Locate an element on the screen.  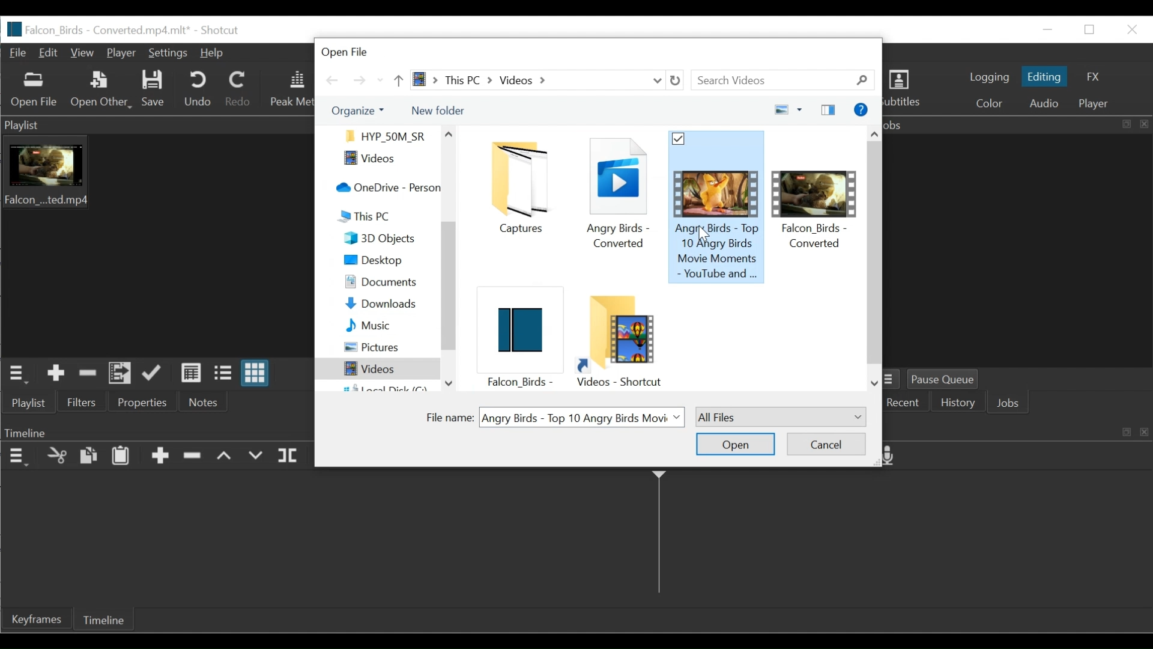
Peak Meter is located at coordinates (290, 90).